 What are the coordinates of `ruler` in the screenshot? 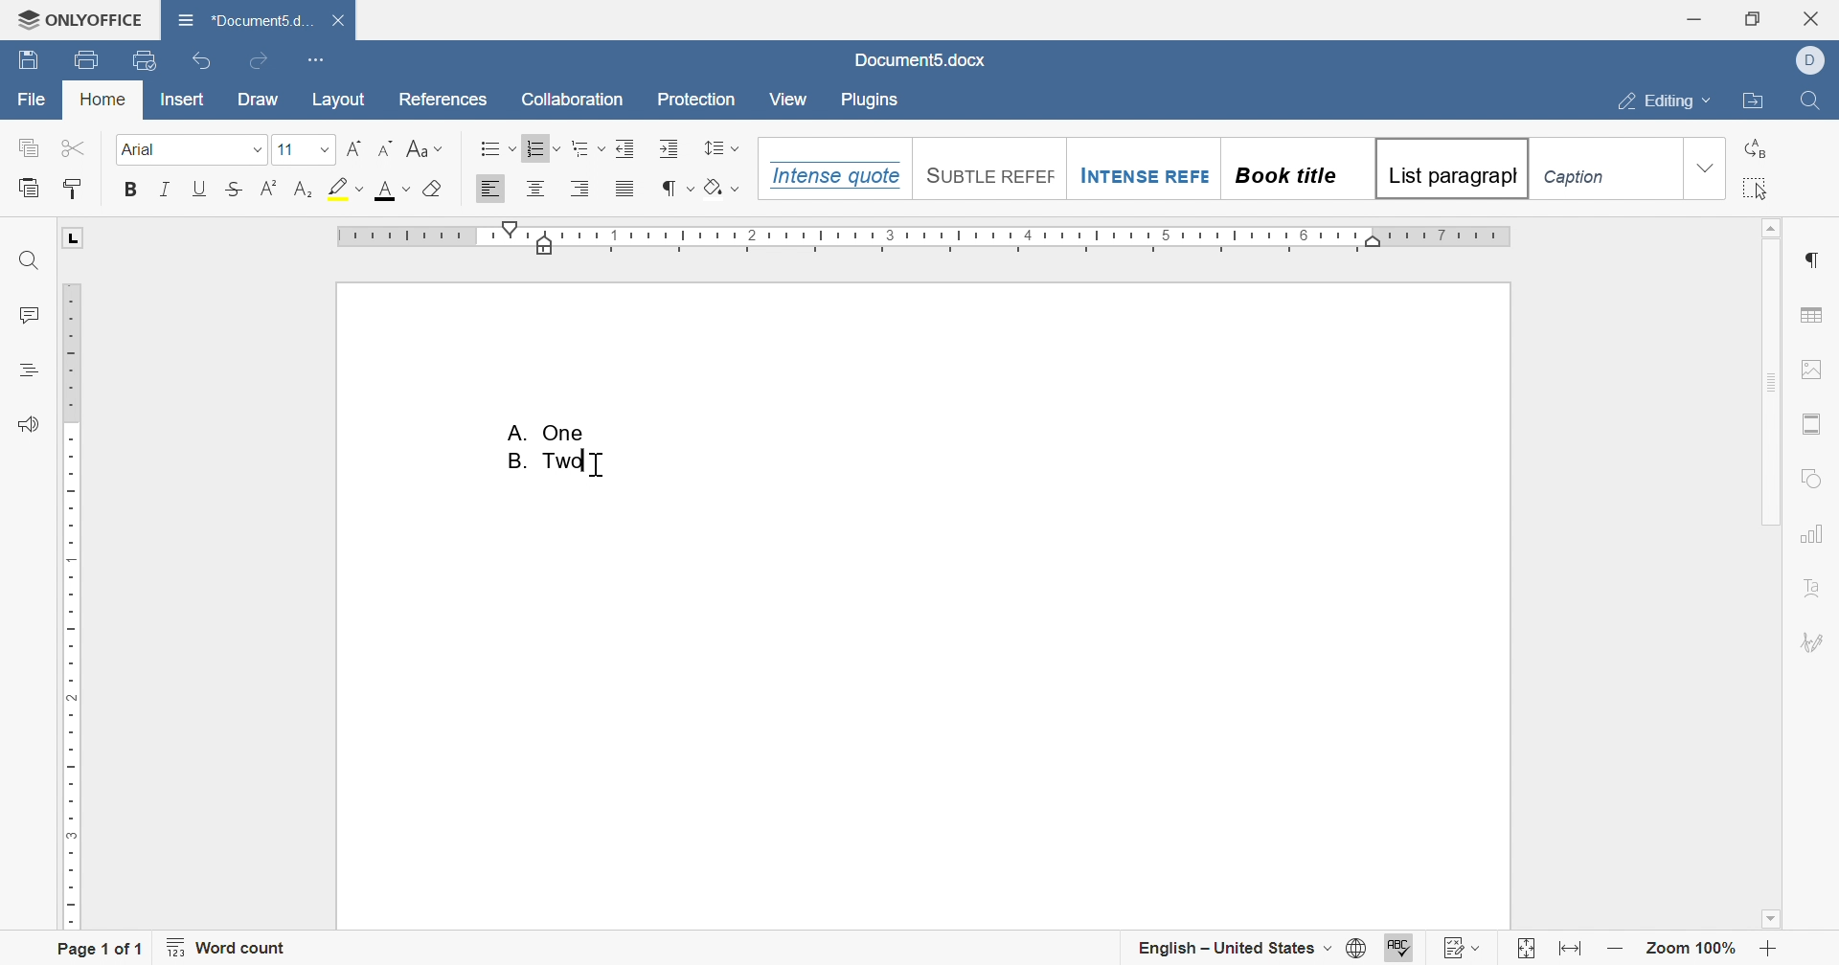 It's located at (75, 606).